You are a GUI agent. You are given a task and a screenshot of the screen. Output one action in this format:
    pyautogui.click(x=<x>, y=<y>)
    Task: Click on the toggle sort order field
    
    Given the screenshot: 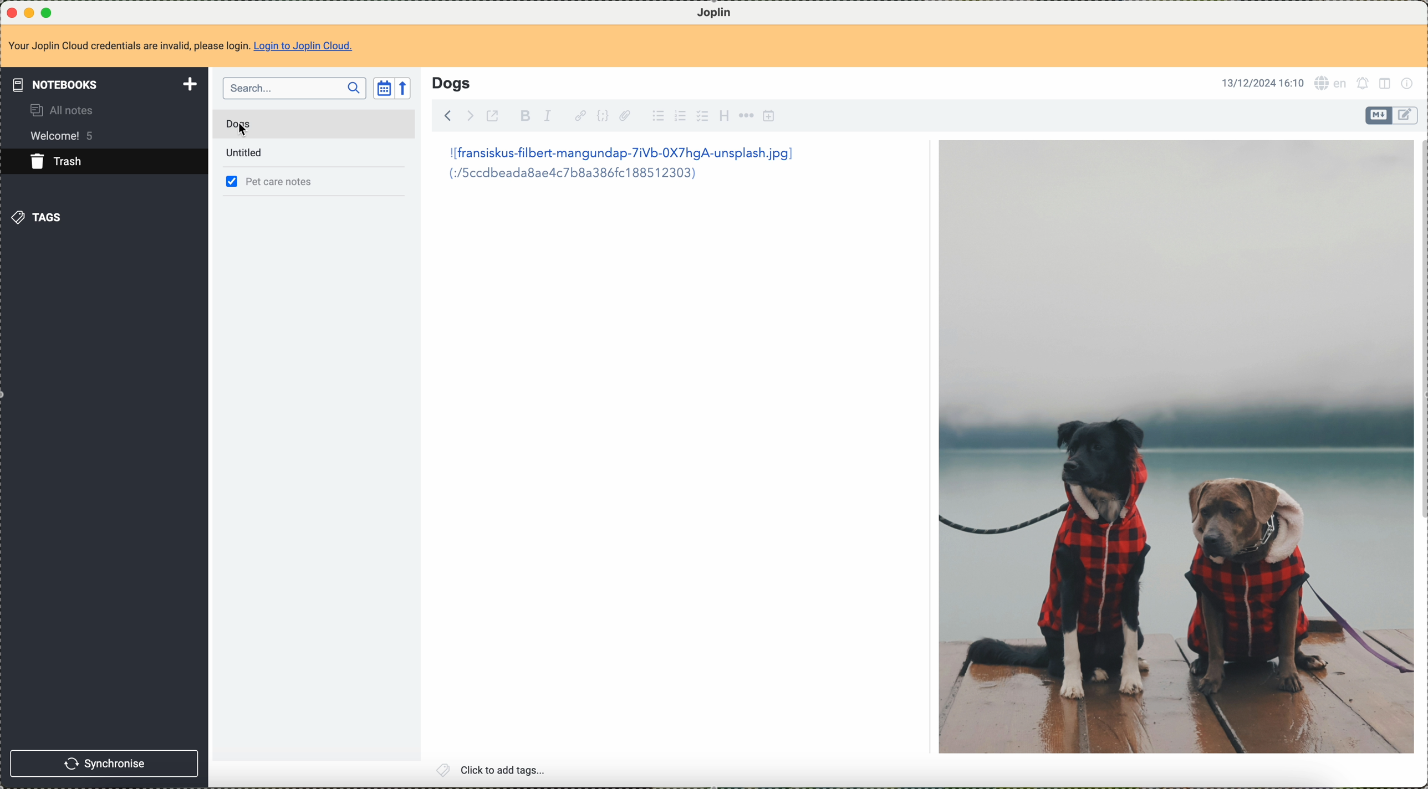 What is the action you would take?
    pyautogui.click(x=381, y=90)
    